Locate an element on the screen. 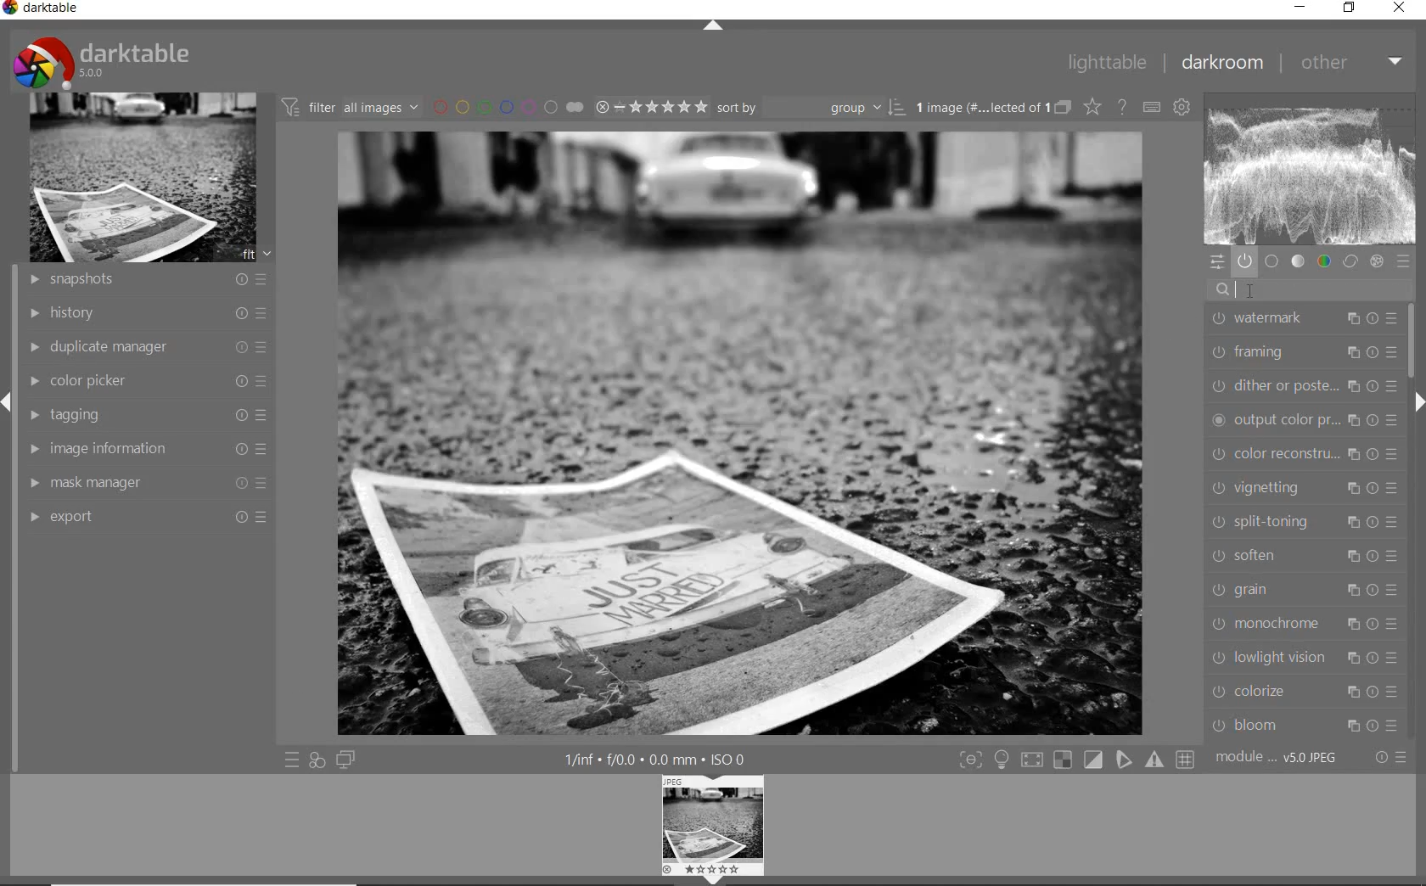 Image resolution: width=1426 pixels, height=886 pixels. bloom is located at coordinates (1304, 725).